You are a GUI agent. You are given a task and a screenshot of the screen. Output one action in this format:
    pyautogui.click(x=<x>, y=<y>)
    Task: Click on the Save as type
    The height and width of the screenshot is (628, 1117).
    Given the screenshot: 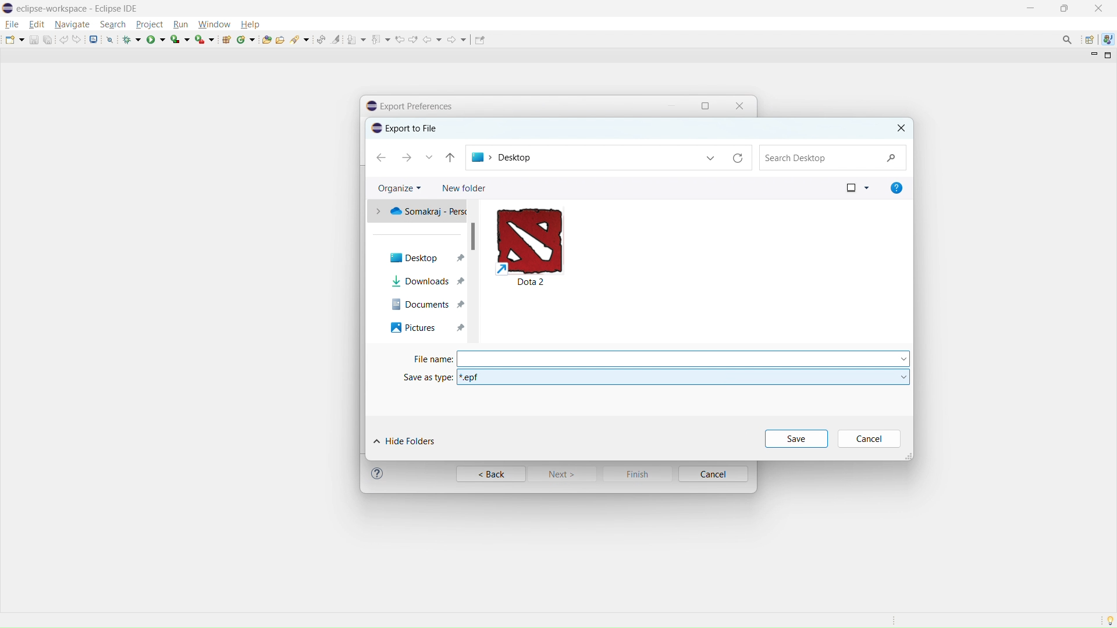 What is the action you would take?
    pyautogui.click(x=420, y=376)
    